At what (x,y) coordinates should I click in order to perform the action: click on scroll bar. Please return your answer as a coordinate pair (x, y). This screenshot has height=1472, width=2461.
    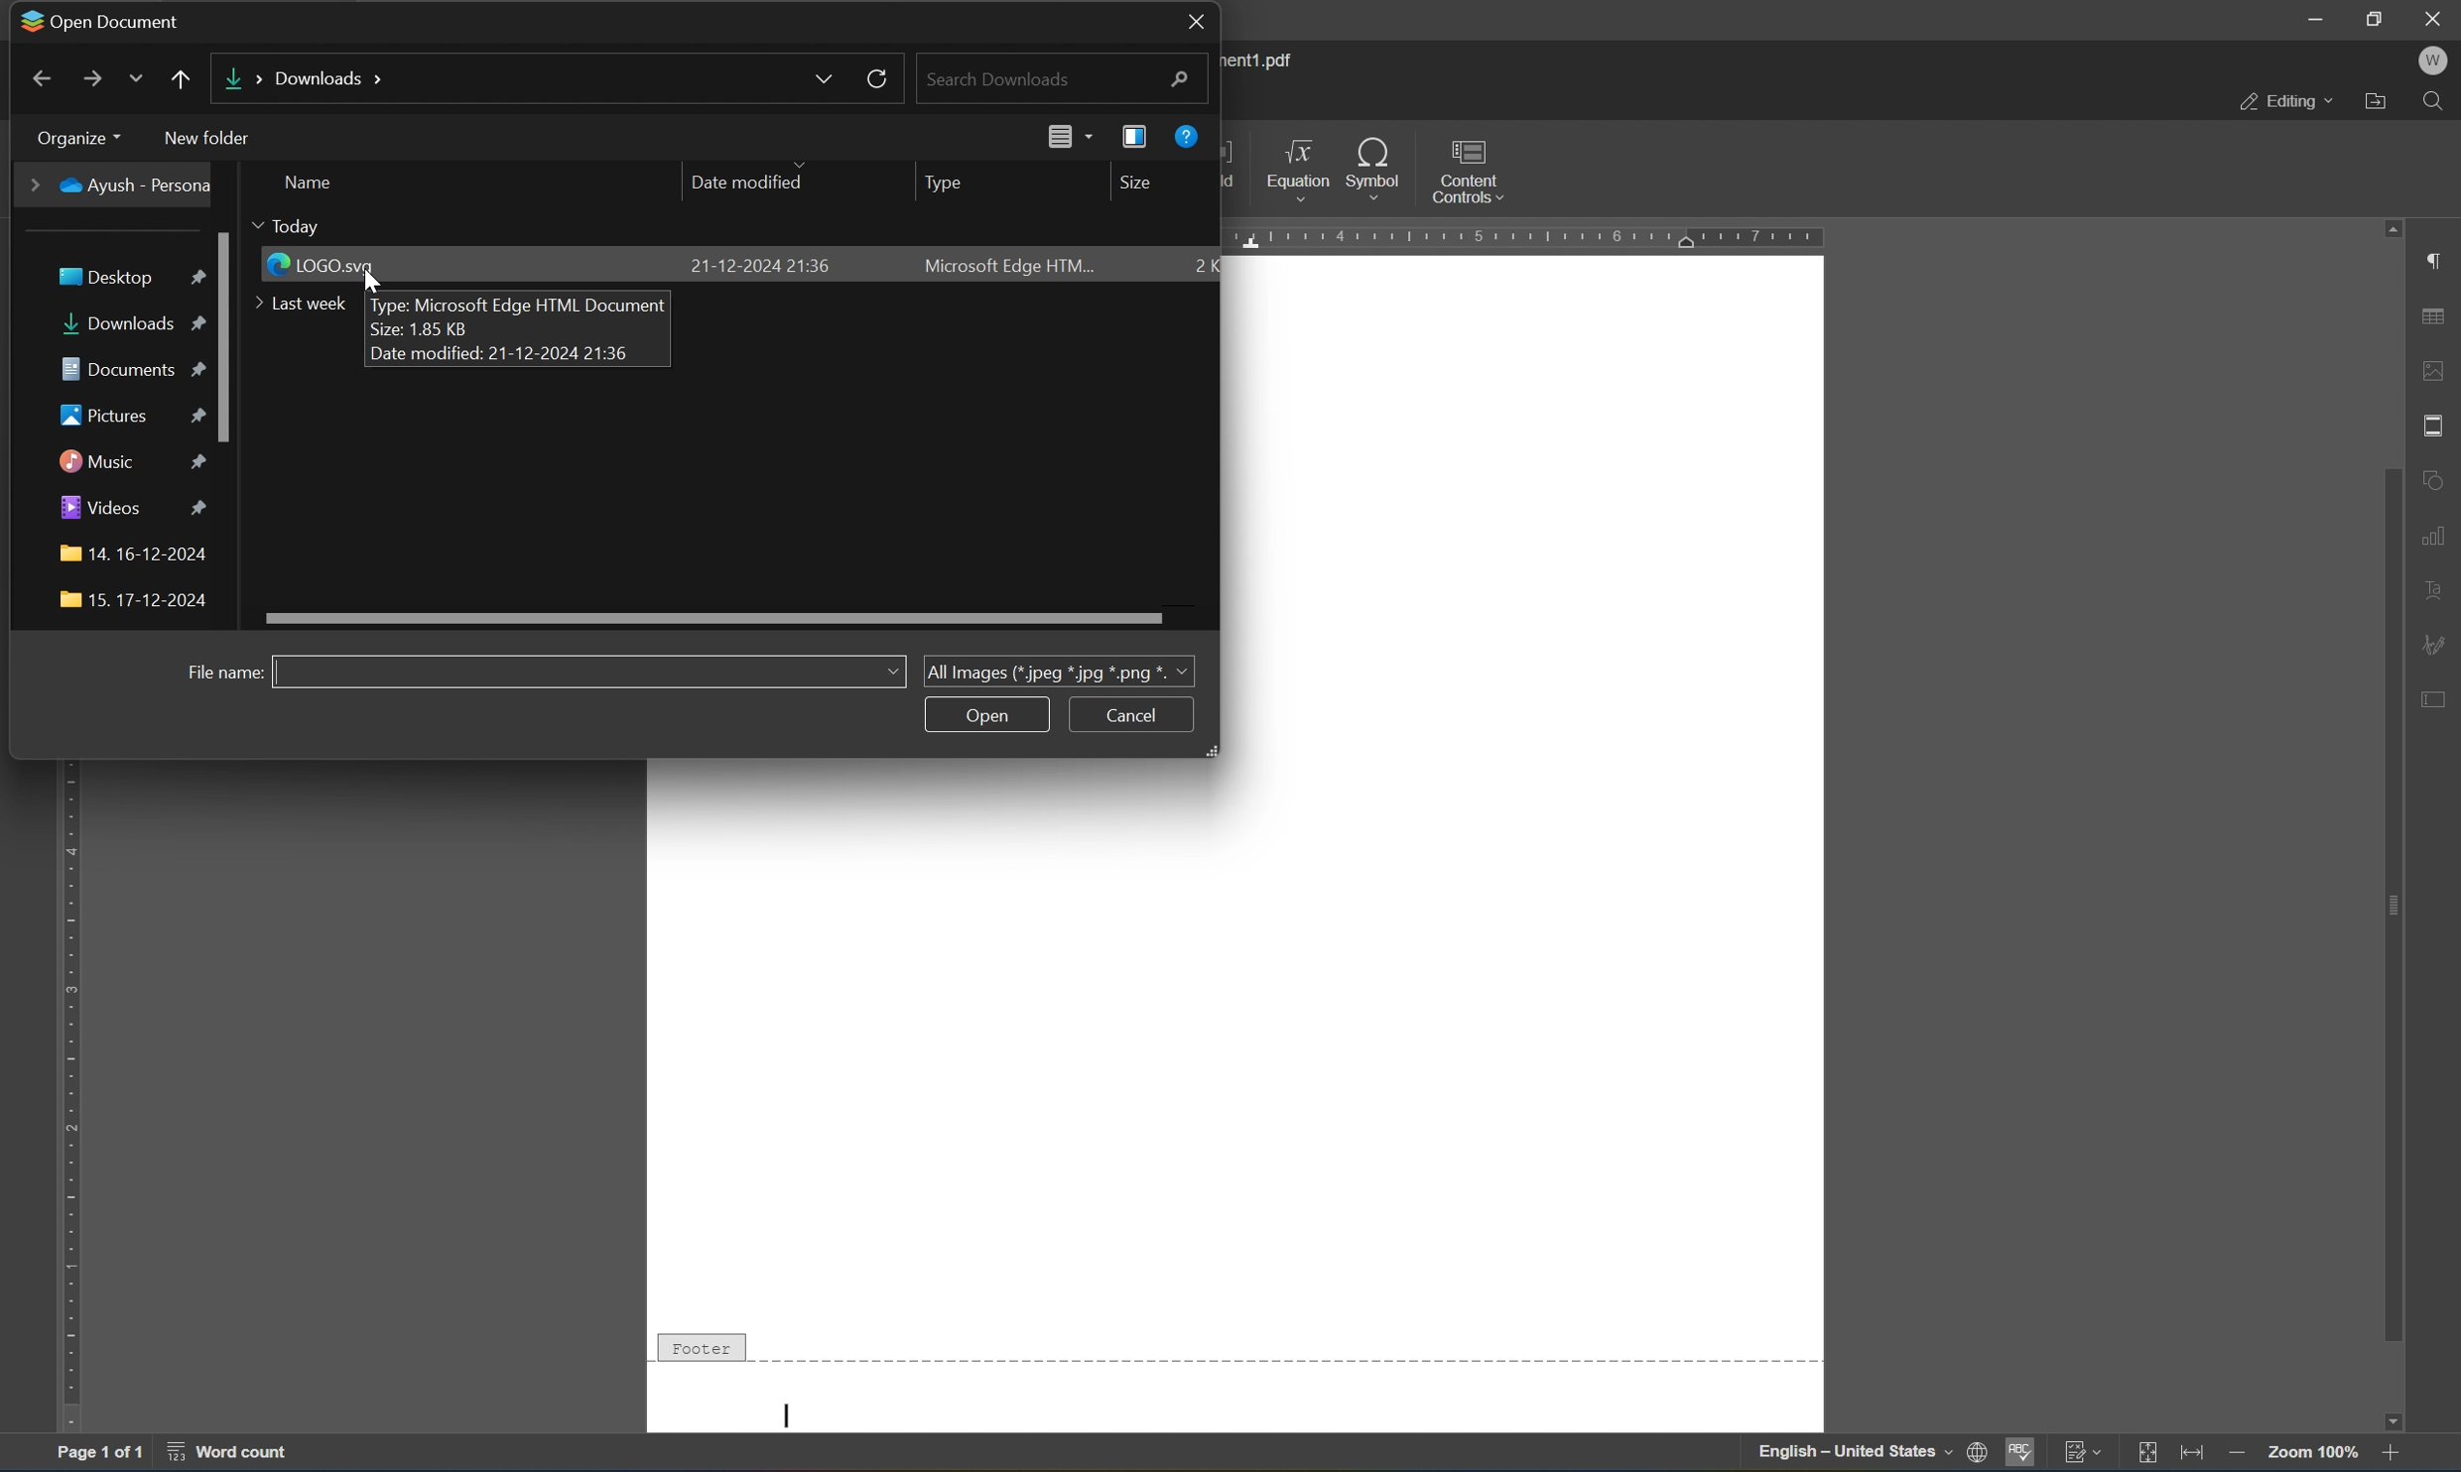
    Looking at the image, I should click on (229, 340).